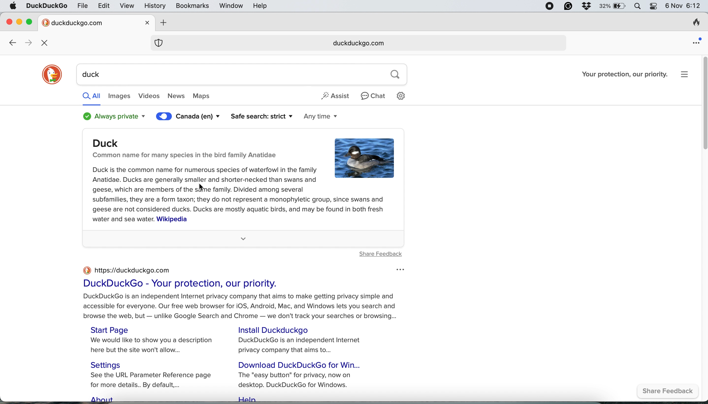 This screenshot has width=708, height=404. Describe the element at coordinates (697, 41) in the screenshot. I see `open application menu` at that location.